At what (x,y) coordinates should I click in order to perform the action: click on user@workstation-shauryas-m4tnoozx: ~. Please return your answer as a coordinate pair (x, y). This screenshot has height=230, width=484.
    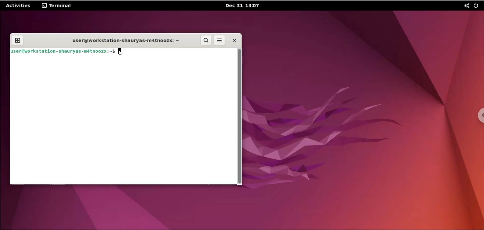
    Looking at the image, I should click on (129, 41).